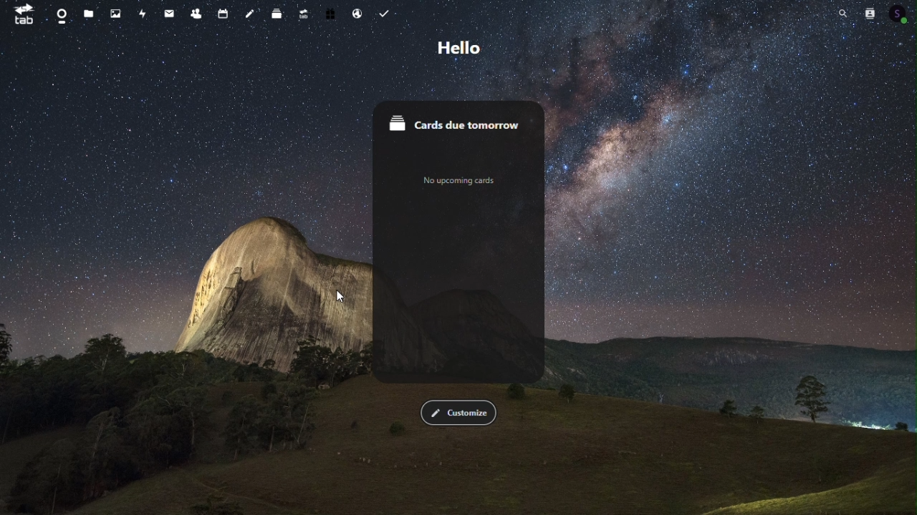 The image size is (917, 515). I want to click on upgrade, so click(301, 12).